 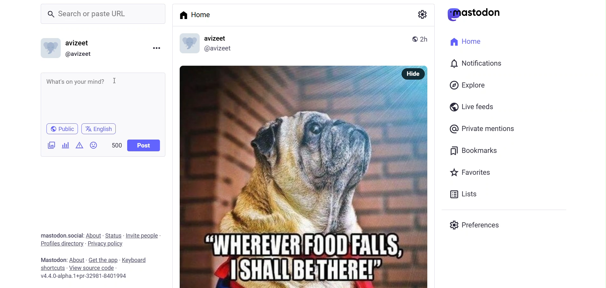 What do you see at coordinates (61, 129) in the screenshot?
I see `public` at bounding box center [61, 129].